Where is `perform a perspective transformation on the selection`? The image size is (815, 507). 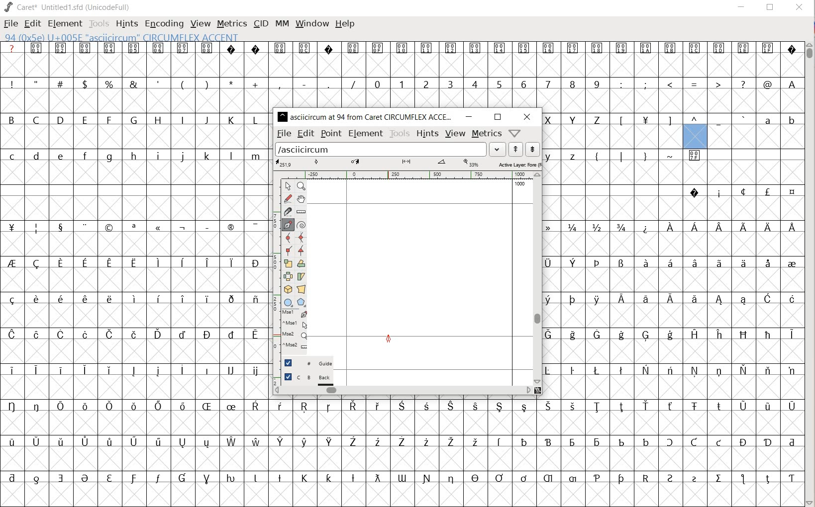 perform a perspective transformation on the selection is located at coordinates (302, 289).